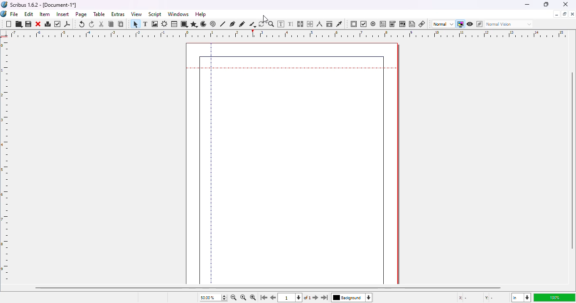 Image resolution: width=576 pixels, height=303 pixels. Describe the element at coordinates (479, 24) in the screenshot. I see `edit in preview mode` at that location.